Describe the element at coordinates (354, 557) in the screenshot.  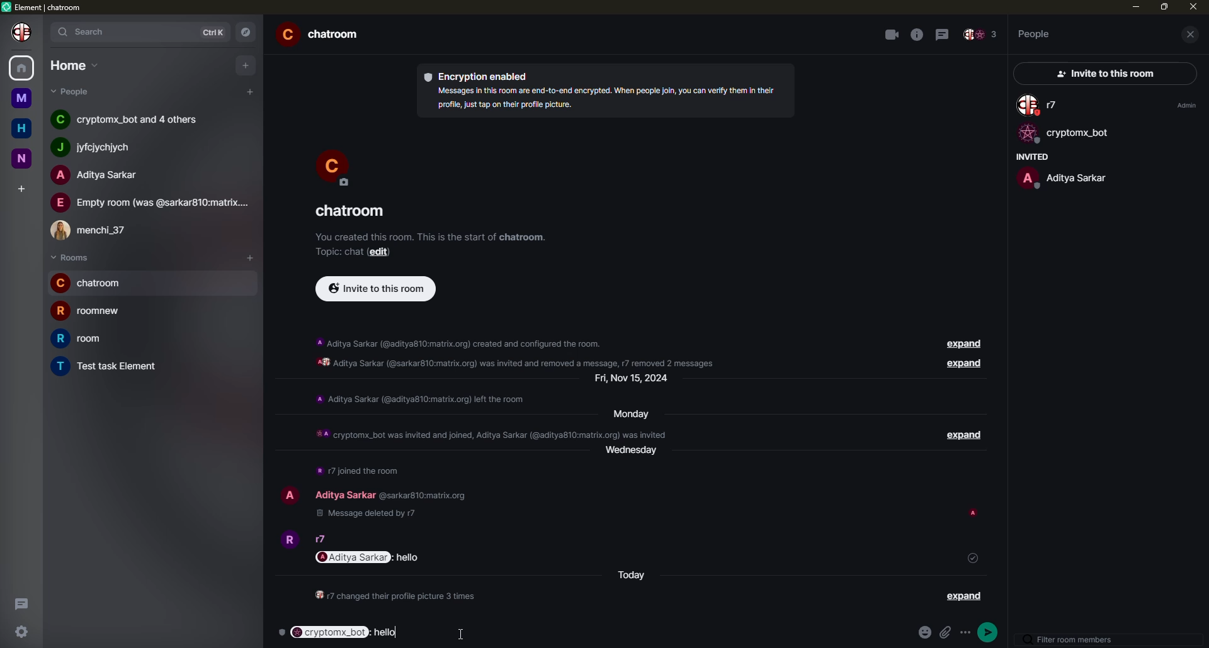
I see `mention` at that location.